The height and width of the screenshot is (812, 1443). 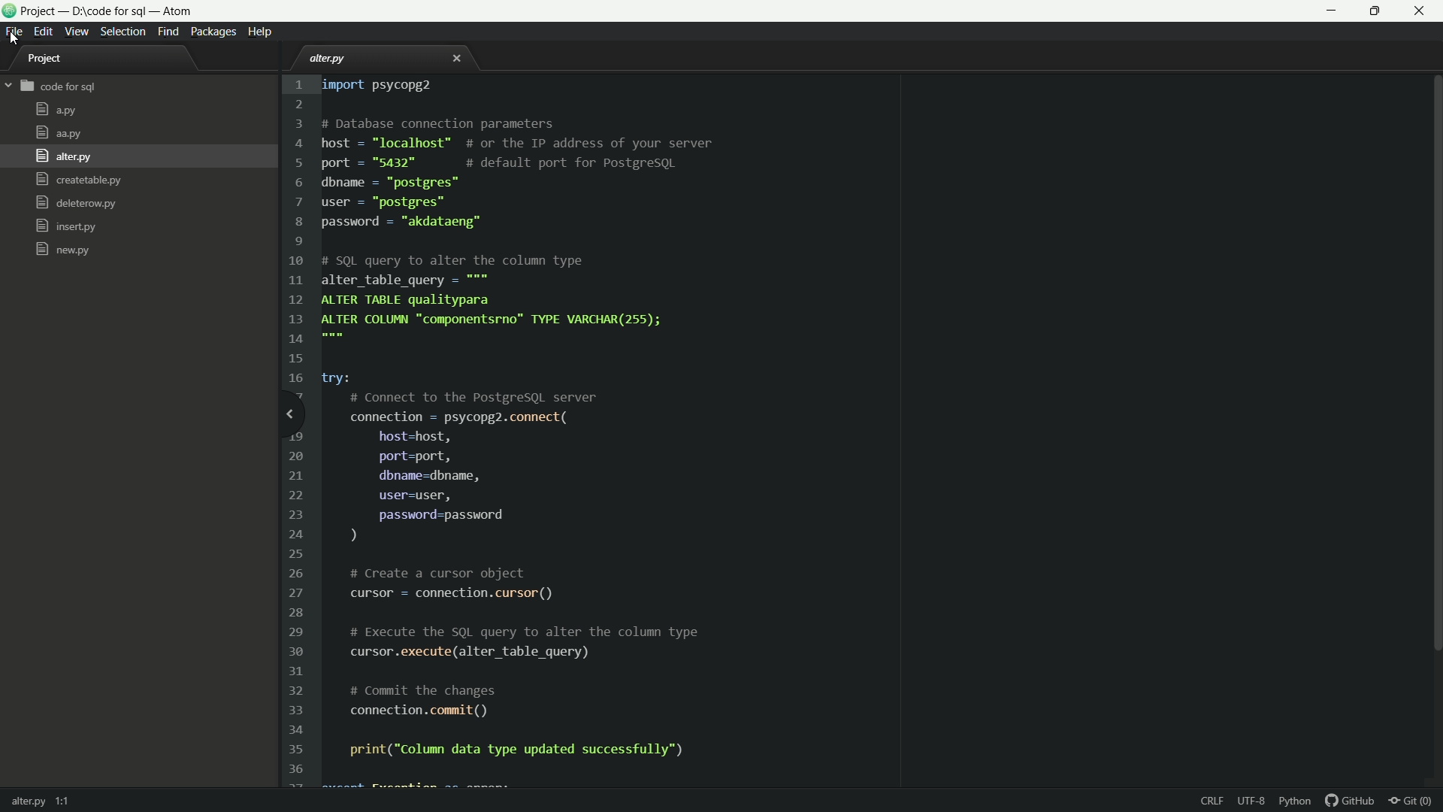 I want to click on logo, so click(x=9, y=13).